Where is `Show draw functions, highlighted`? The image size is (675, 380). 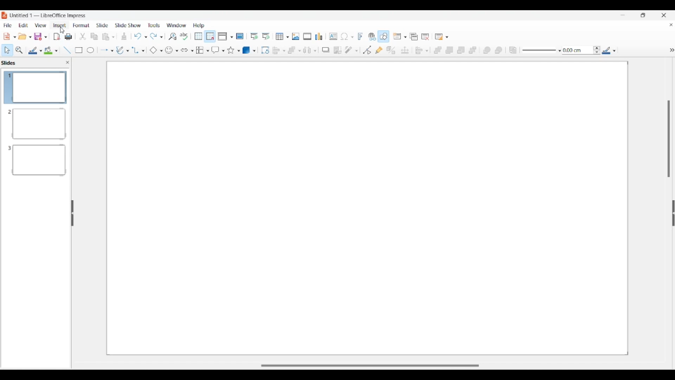 Show draw functions, highlighted is located at coordinates (383, 36).